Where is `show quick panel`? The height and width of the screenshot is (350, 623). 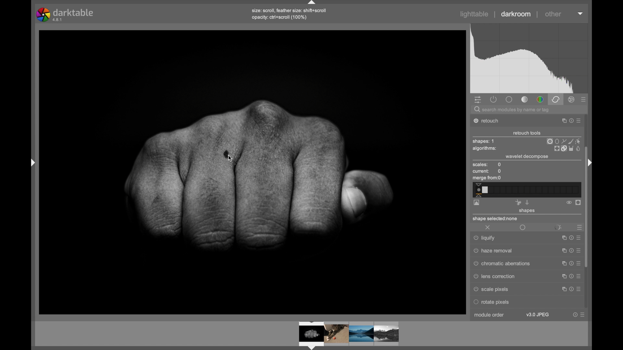
show quick panel is located at coordinates (478, 100).